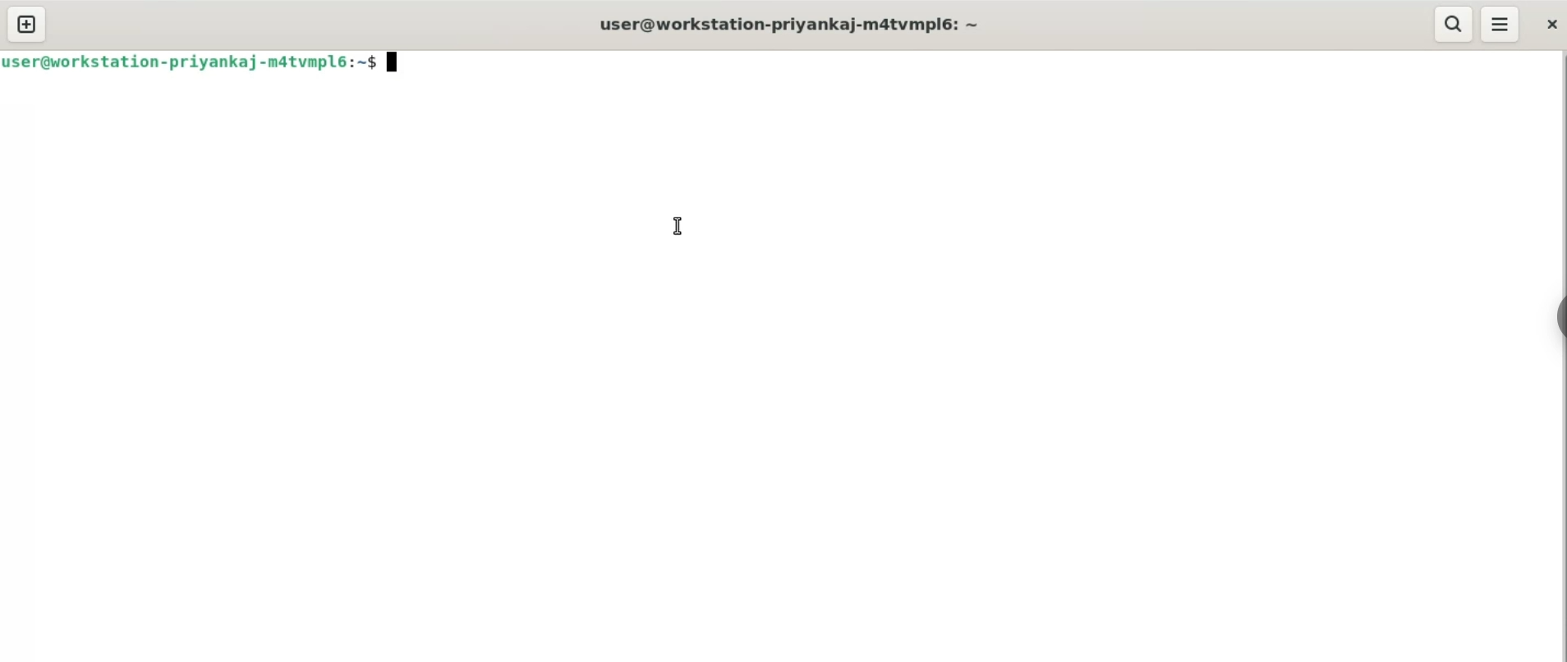 The width and height of the screenshot is (1567, 662). What do you see at coordinates (396, 64) in the screenshot?
I see `typing indicator cursor` at bounding box center [396, 64].